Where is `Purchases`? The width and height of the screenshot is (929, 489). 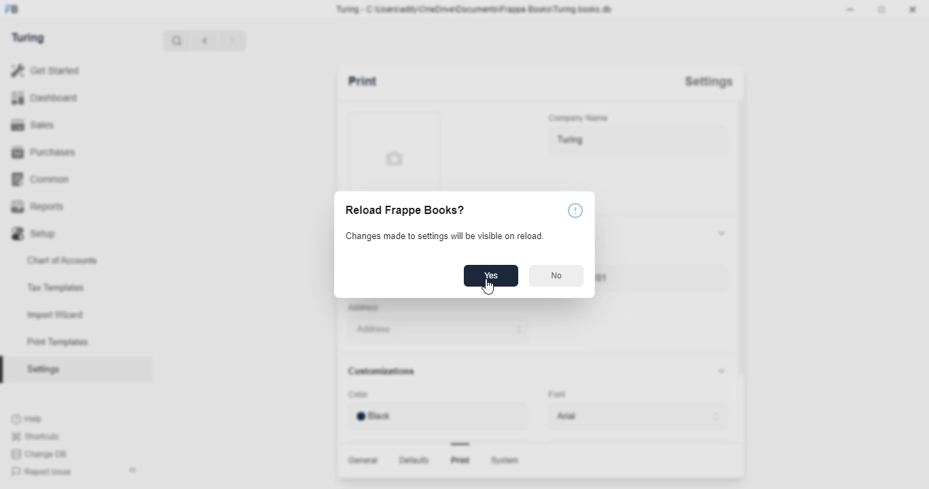 Purchases is located at coordinates (67, 151).